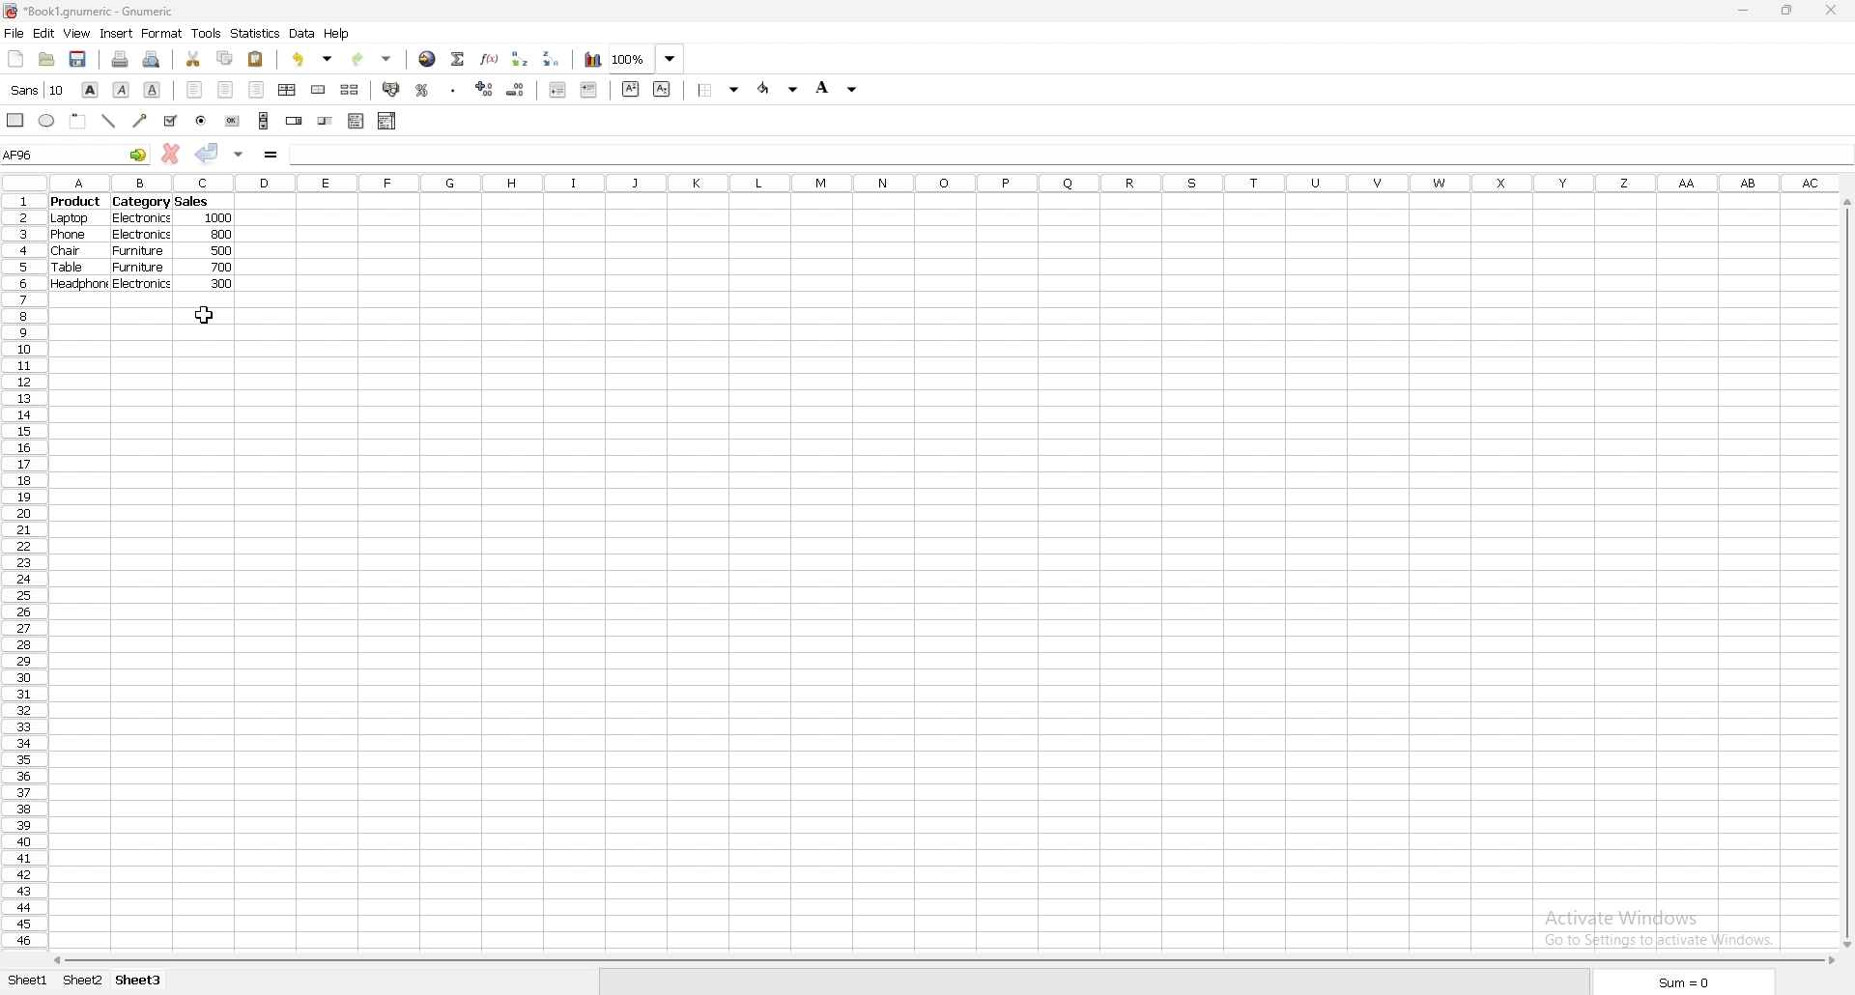 This screenshot has height=995, width=1855. I want to click on increase decimal, so click(485, 91).